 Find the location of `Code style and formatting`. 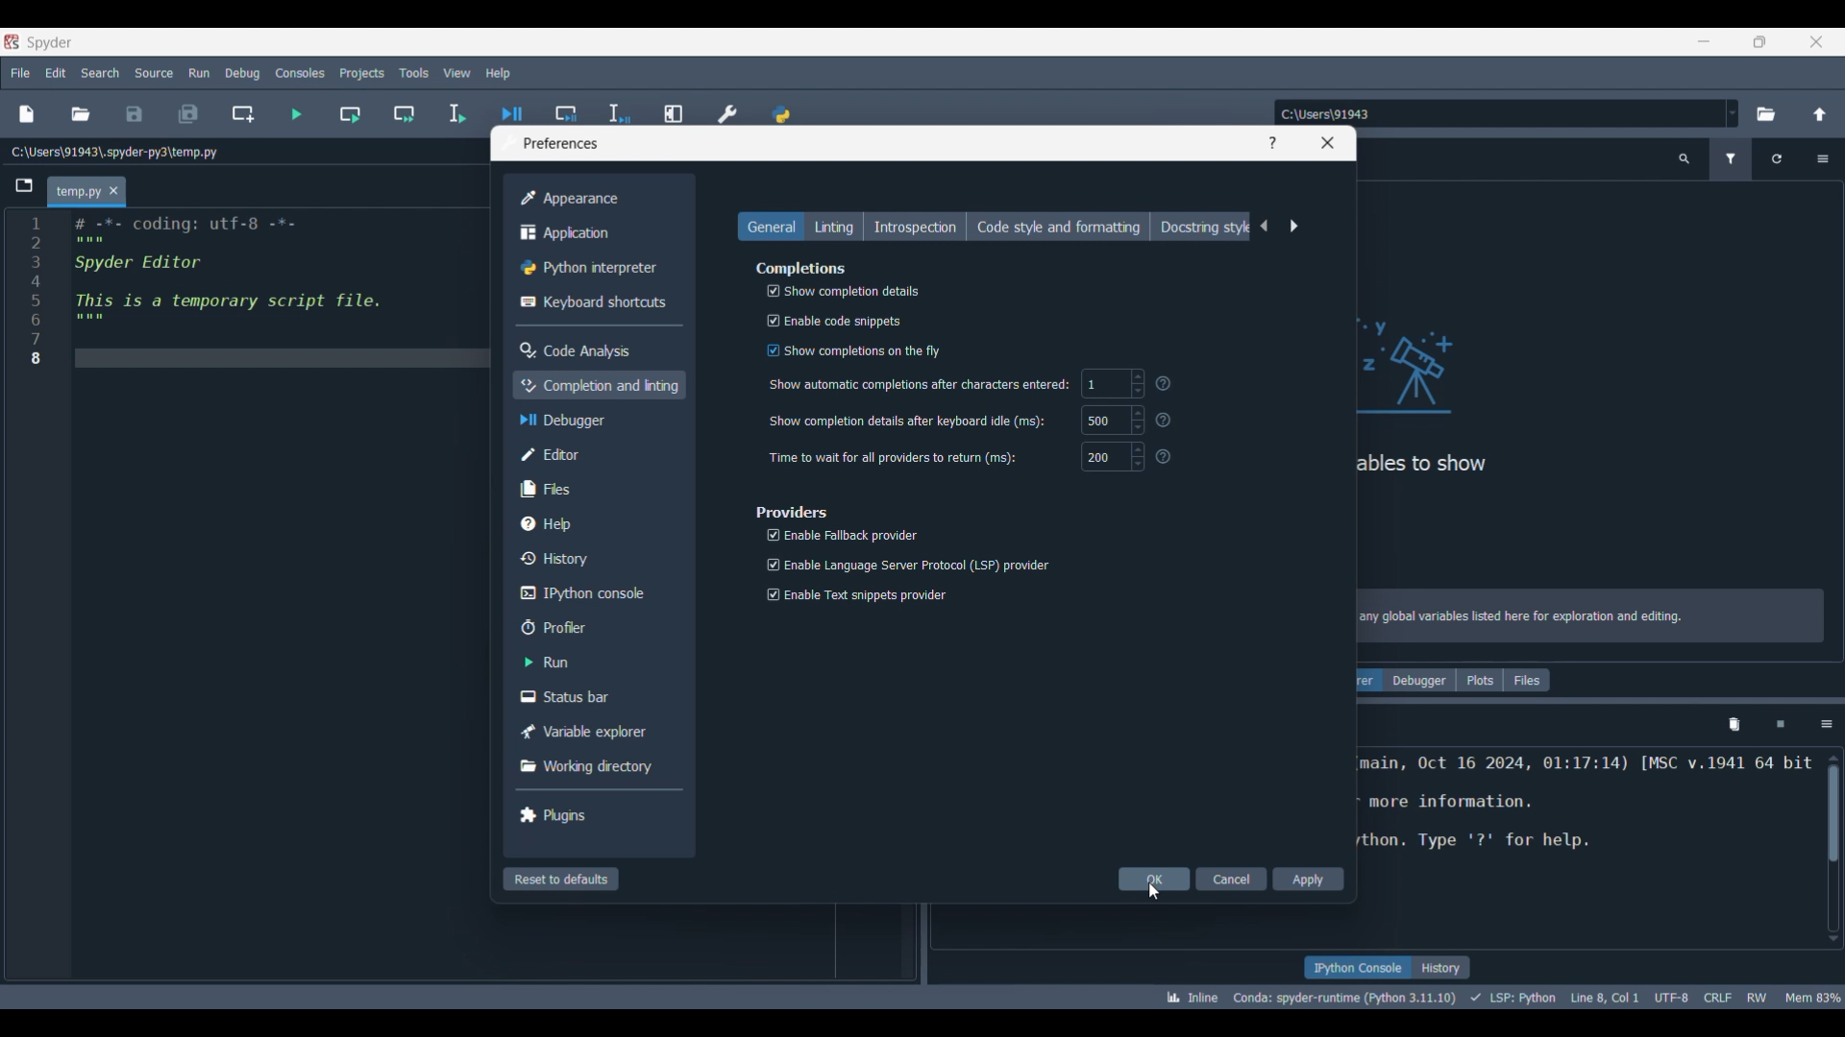

Code style and formatting is located at coordinates (1058, 227).